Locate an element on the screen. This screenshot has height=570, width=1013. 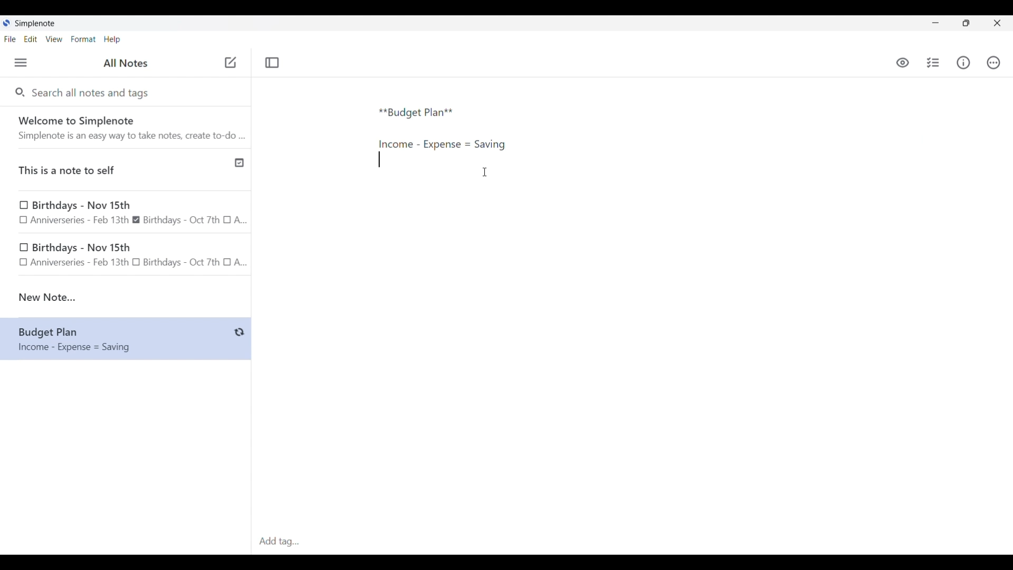
File menu is located at coordinates (10, 39).